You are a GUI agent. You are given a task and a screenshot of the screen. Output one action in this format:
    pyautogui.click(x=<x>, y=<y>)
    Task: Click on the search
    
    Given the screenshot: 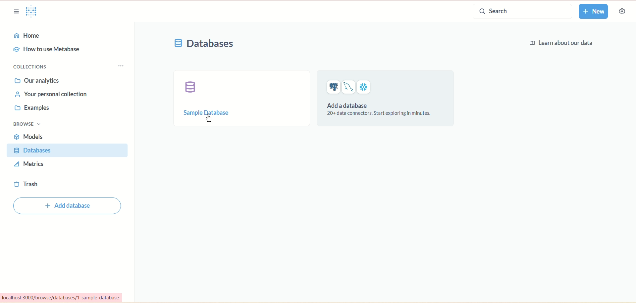 What is the action you would take?
    pyautogui.click(x=524, y=12)
    